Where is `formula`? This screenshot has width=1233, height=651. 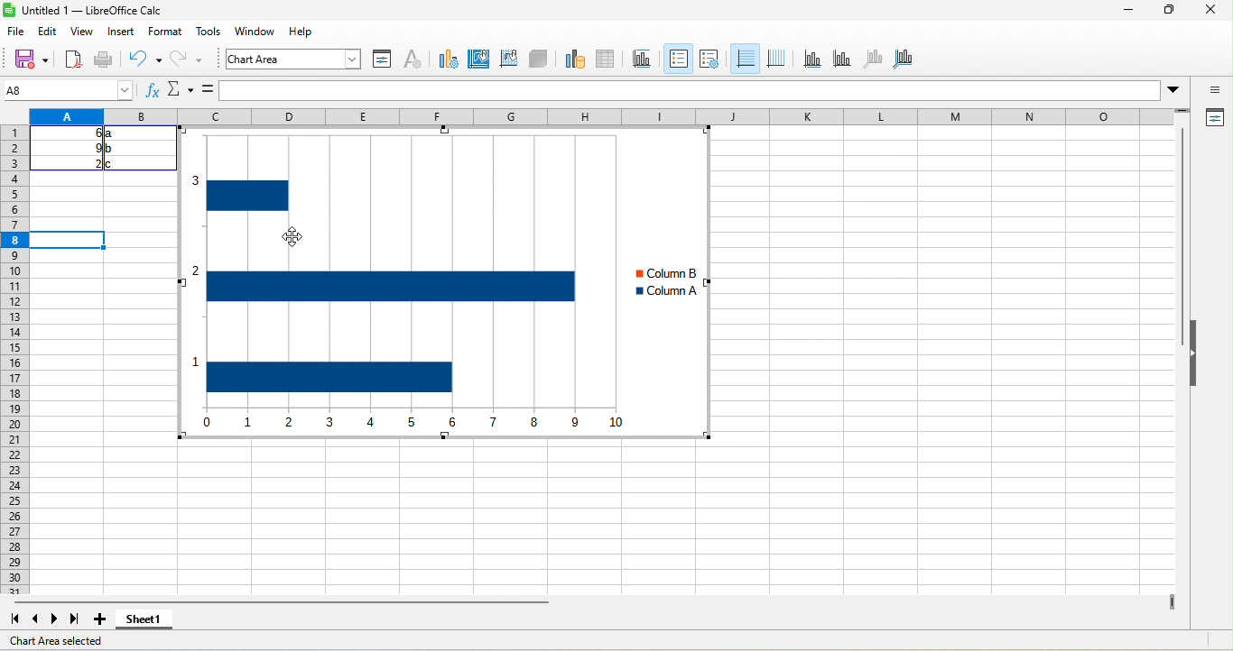
formula is located at coordinates (206, 90).